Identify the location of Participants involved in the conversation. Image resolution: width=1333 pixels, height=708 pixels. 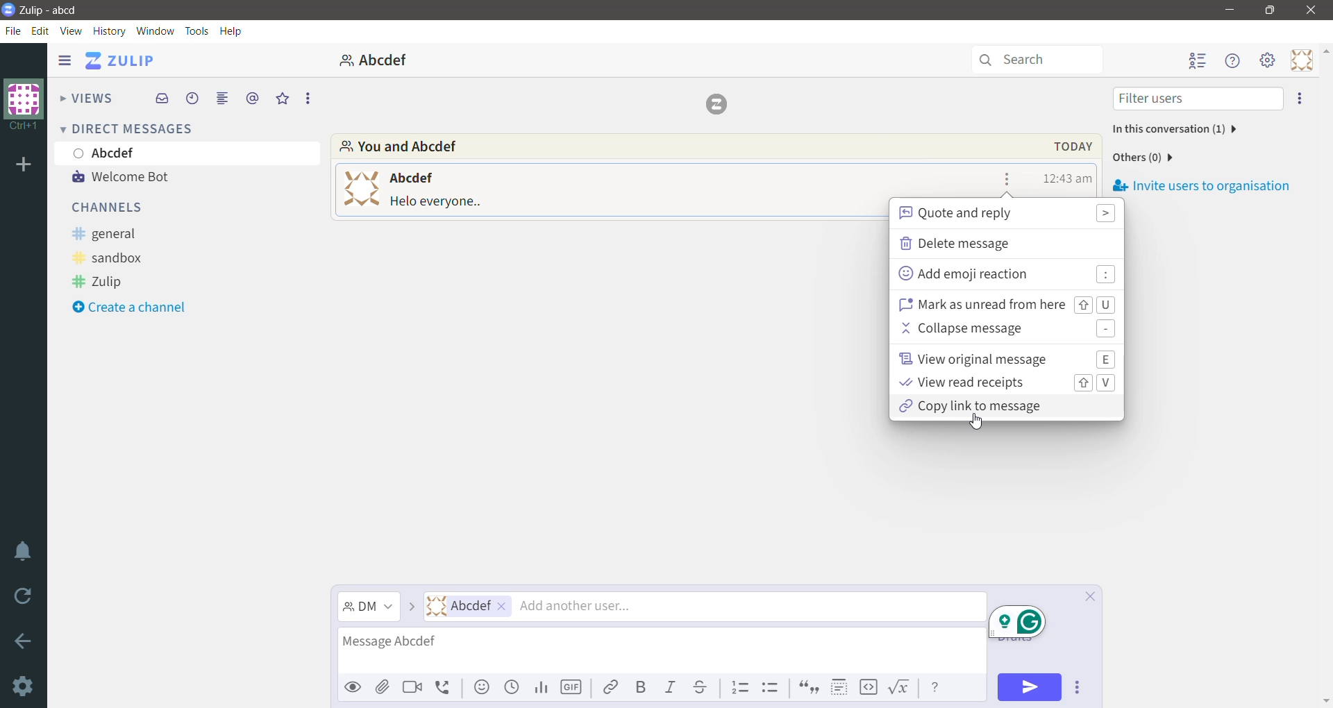
(656, 146).